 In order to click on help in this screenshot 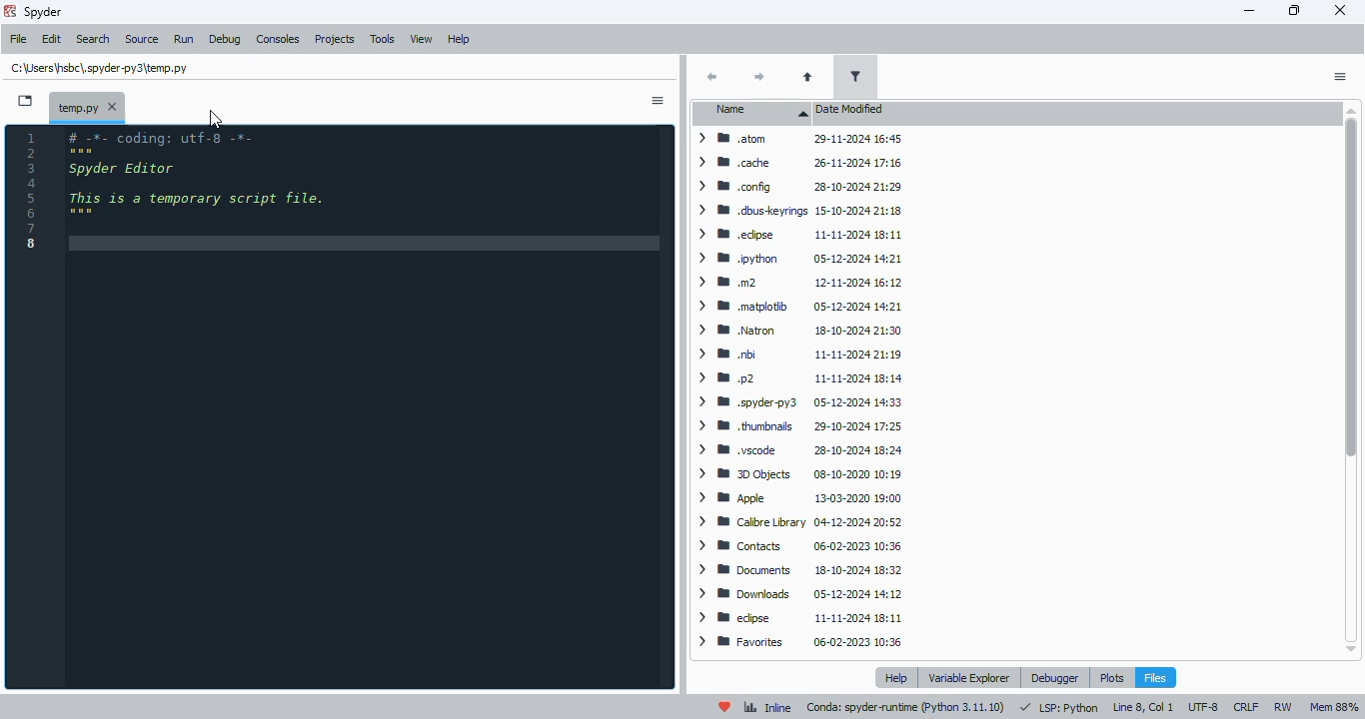, I will do `click(895, 678)`.